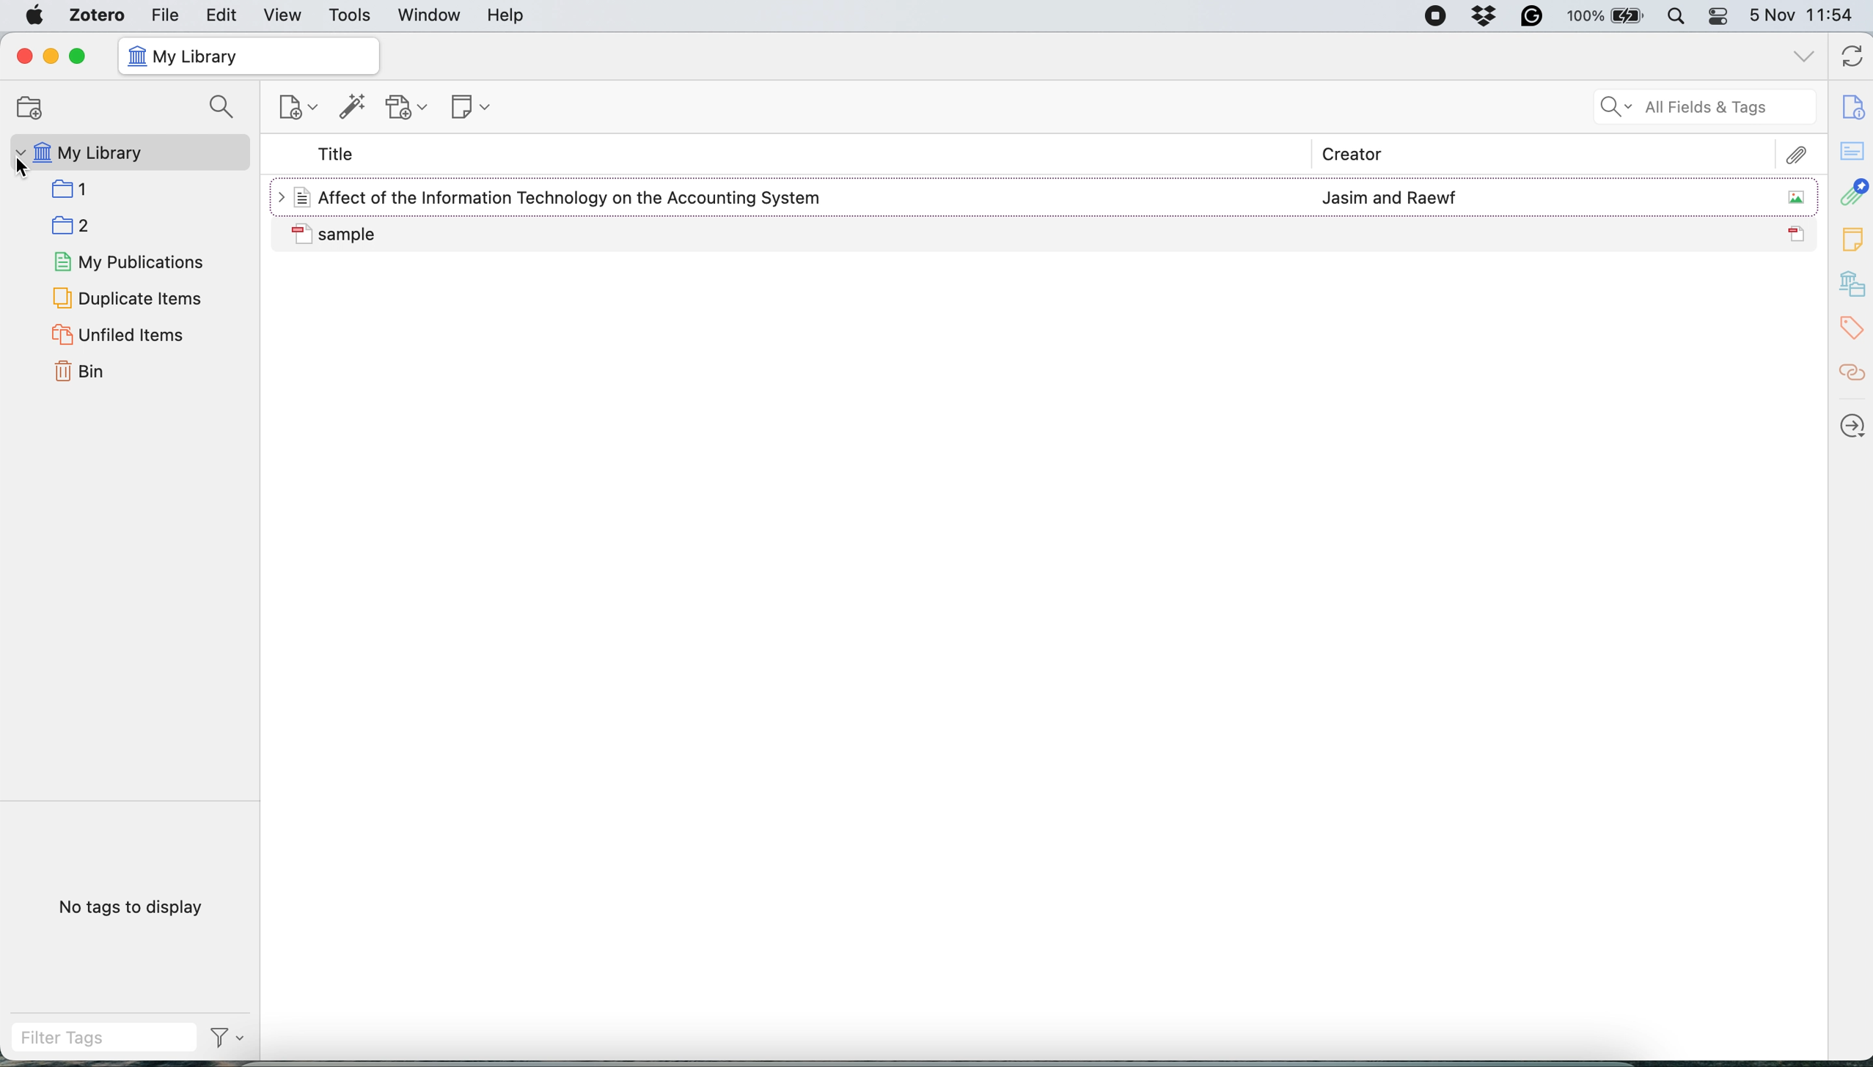 This screenshot has width=1873, height=1067. I want to click on attachment, so click(1801, 154).